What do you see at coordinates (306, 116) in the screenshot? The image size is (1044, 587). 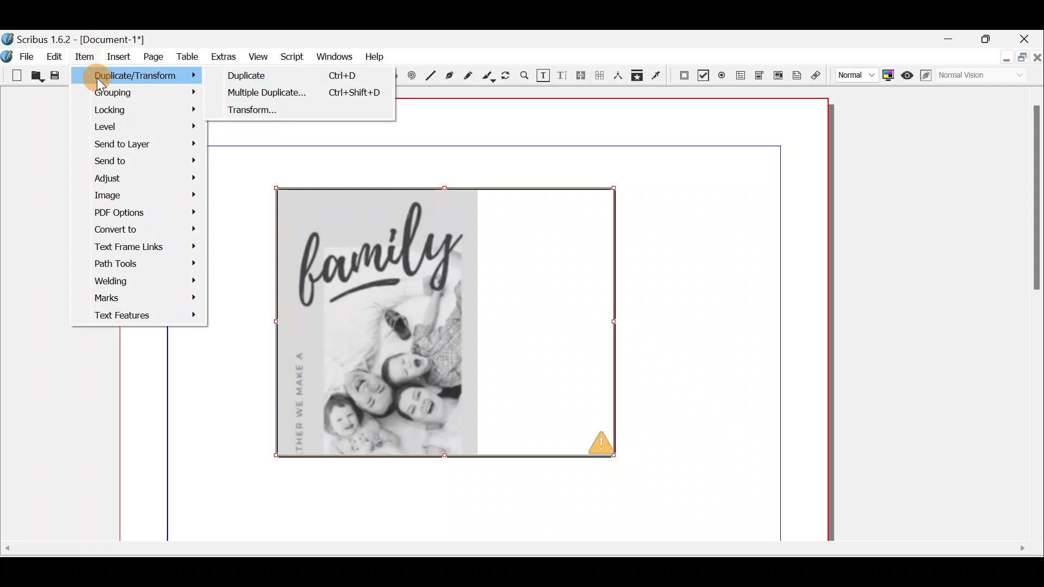 I see `Transform` at bounding box center [306, 116].